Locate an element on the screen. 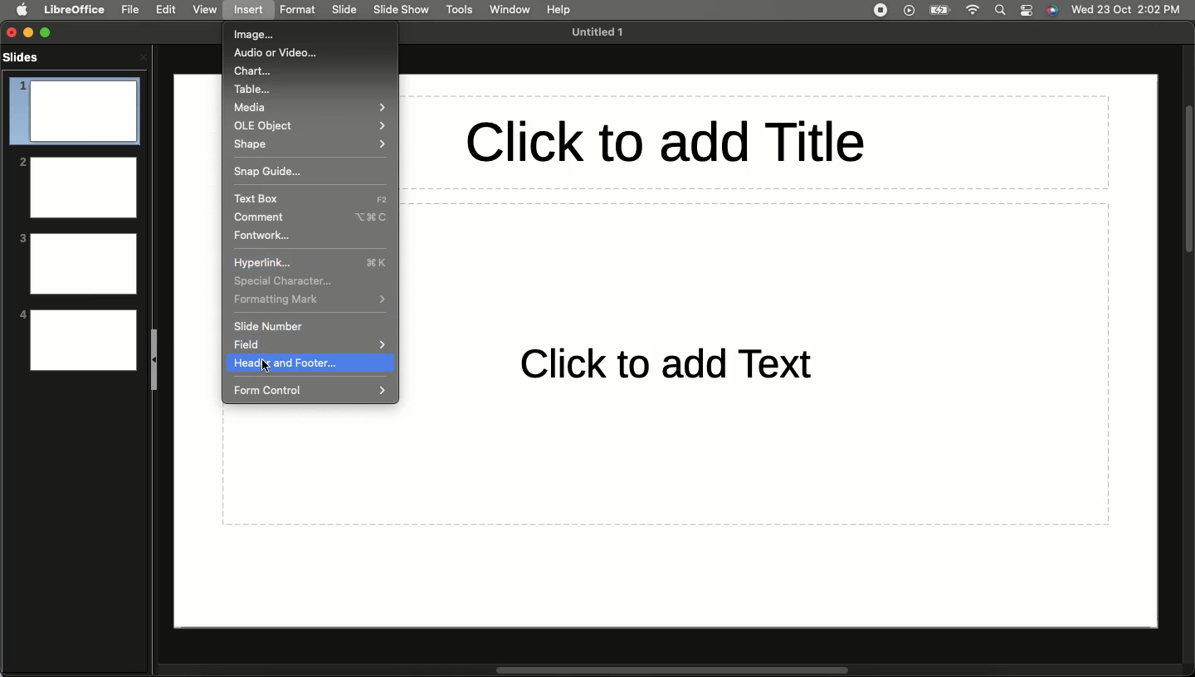 The height and width of the screenshot is (677, 1195). 1 is located at coordinates (74, 111).